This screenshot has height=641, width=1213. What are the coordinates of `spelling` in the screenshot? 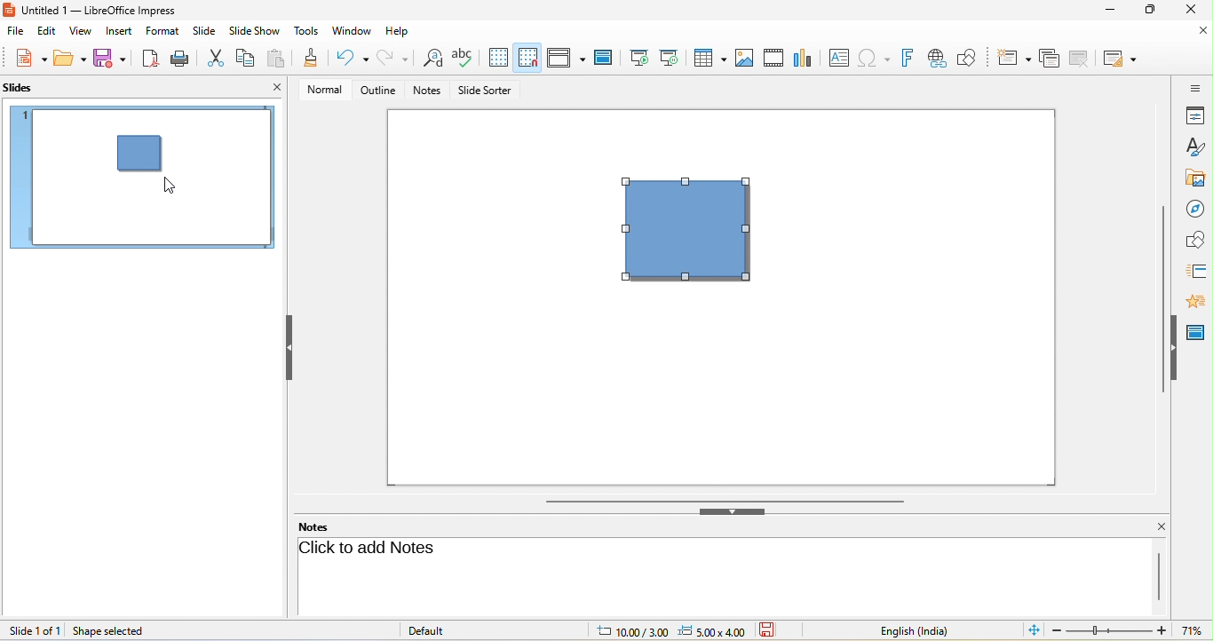 It's located at (464, 56).